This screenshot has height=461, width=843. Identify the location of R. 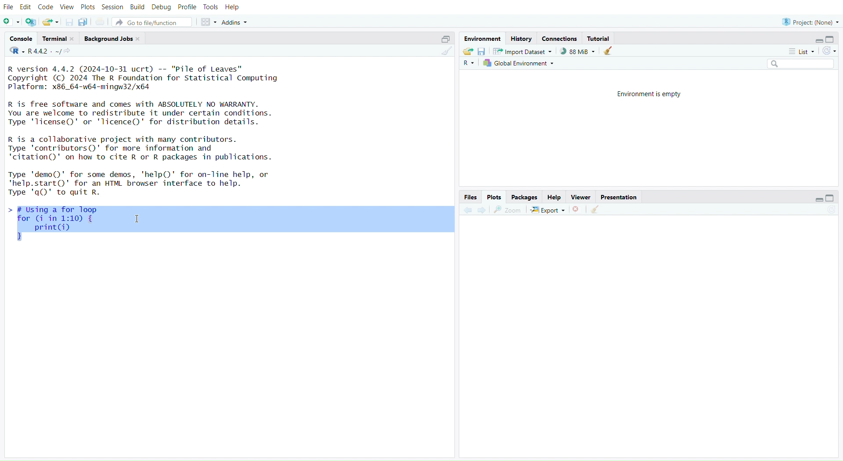
(468, 64).